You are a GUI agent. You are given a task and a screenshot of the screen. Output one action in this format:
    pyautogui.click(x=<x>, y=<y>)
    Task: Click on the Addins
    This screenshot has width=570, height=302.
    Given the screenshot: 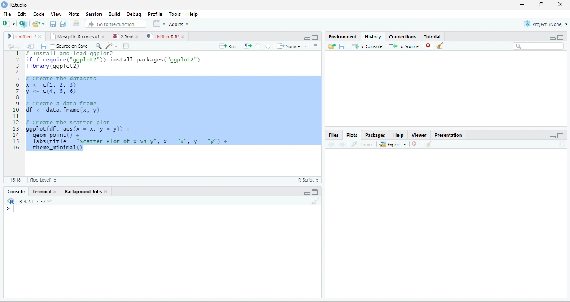 What is the action you would take?
    pyautogui.click(x=178, y=24)
    